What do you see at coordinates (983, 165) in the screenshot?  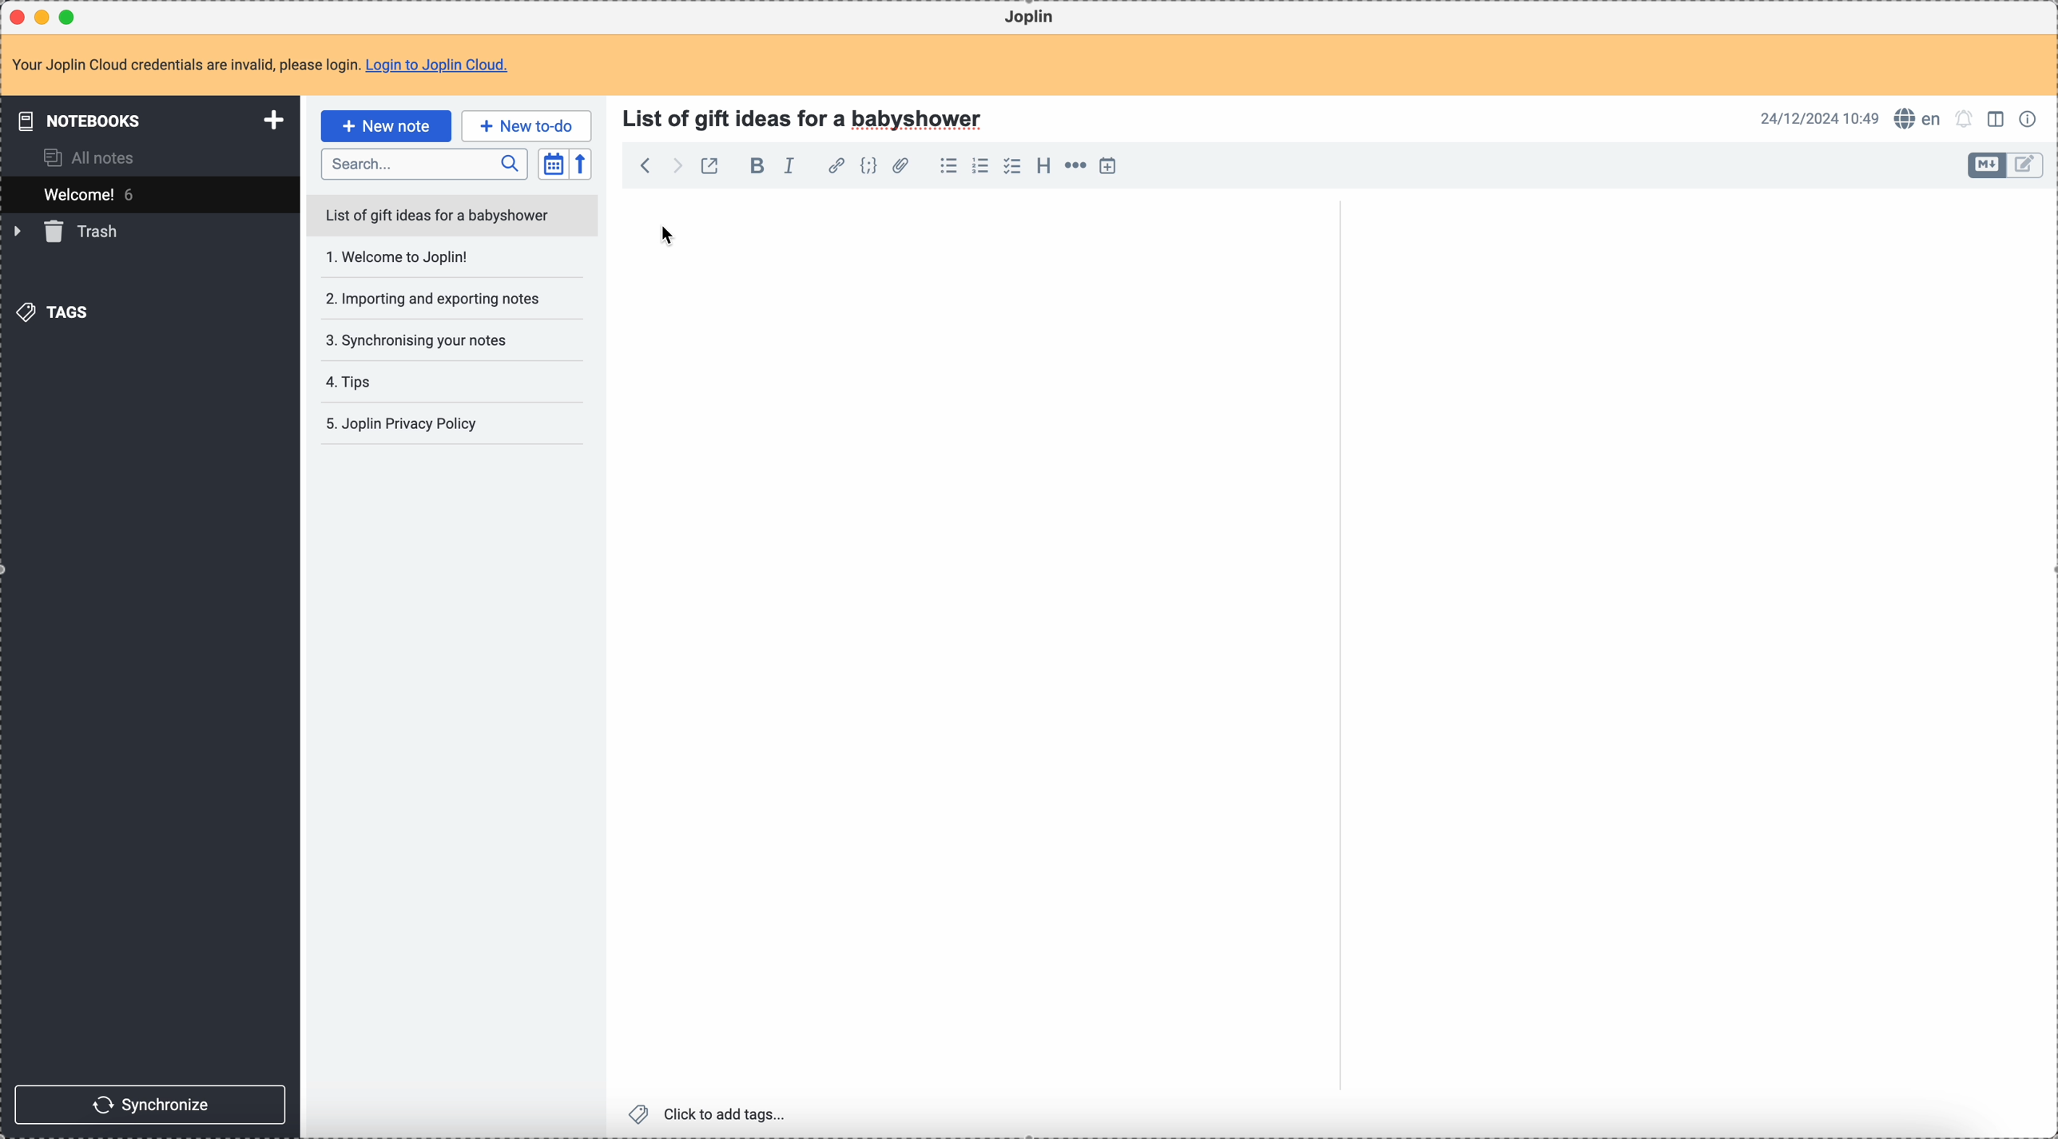 I see `numbered list` at bounding box center [983, 165].